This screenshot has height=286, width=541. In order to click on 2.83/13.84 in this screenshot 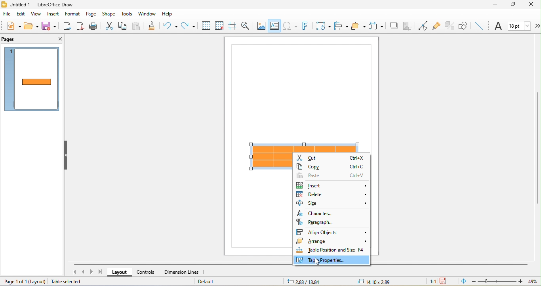, I will do `click(305, 282)`.